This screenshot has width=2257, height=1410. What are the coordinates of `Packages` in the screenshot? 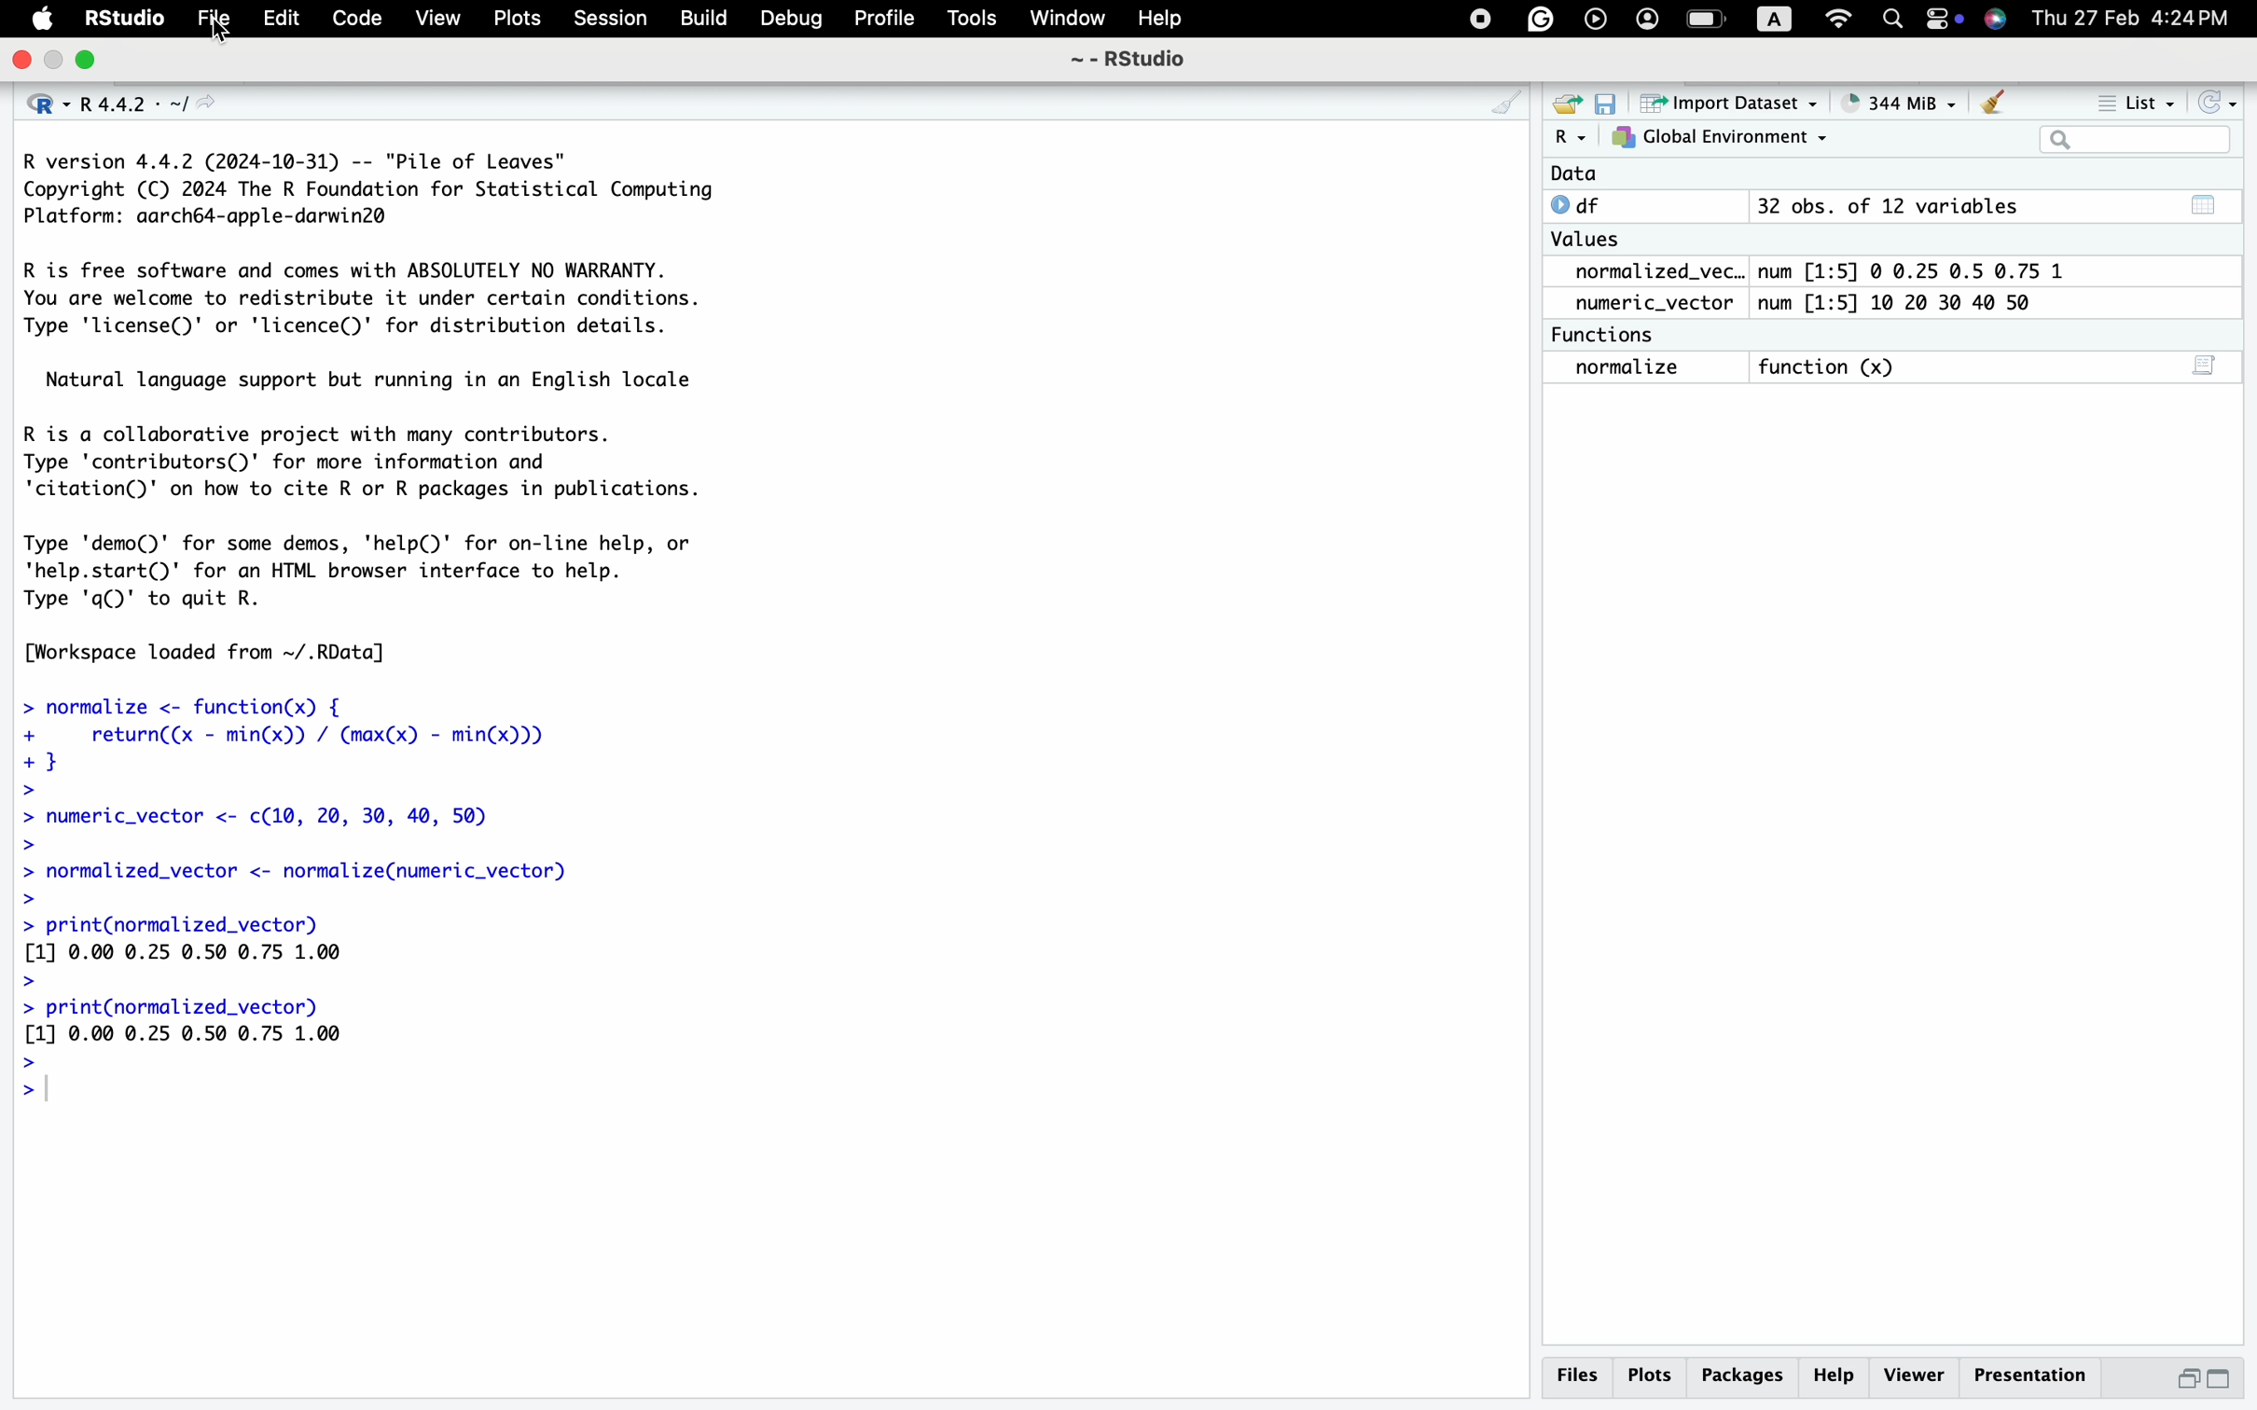 It's located at (1744, 1379).